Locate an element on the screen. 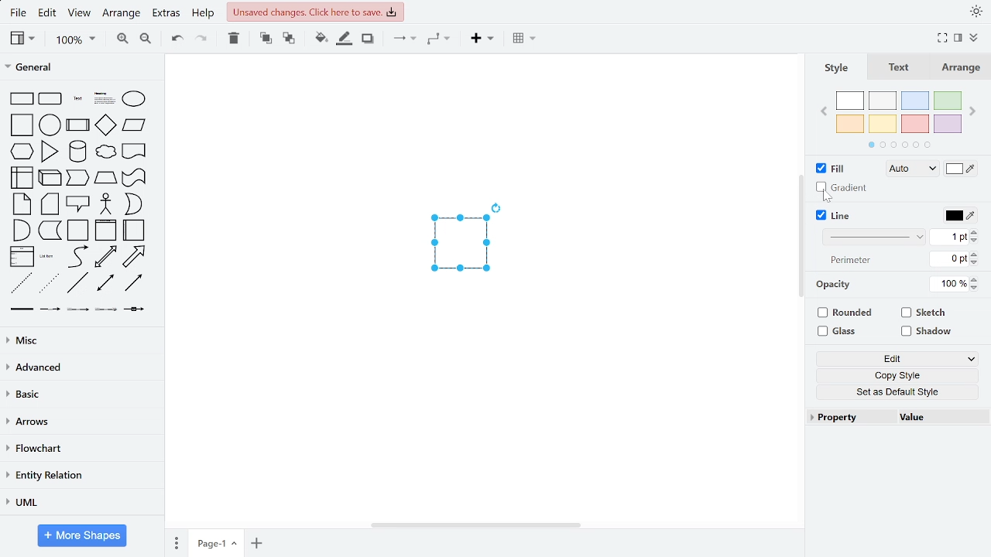 The height and width of the screenshot is (557, 991). fill  is located at coordinates (835, 169).